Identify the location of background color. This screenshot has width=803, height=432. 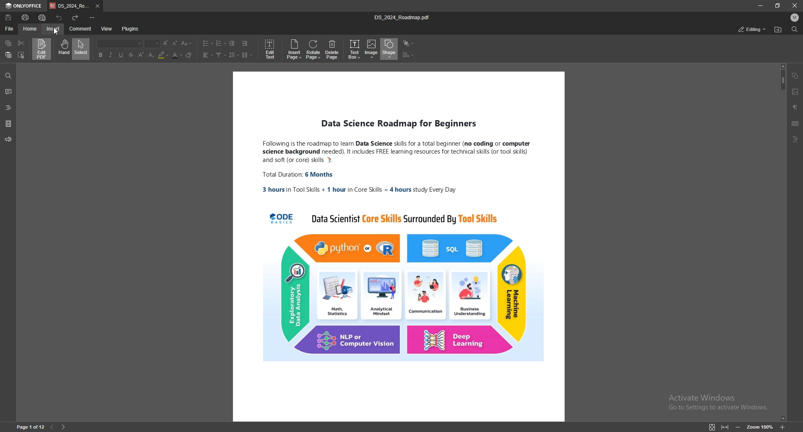
(164, 55).